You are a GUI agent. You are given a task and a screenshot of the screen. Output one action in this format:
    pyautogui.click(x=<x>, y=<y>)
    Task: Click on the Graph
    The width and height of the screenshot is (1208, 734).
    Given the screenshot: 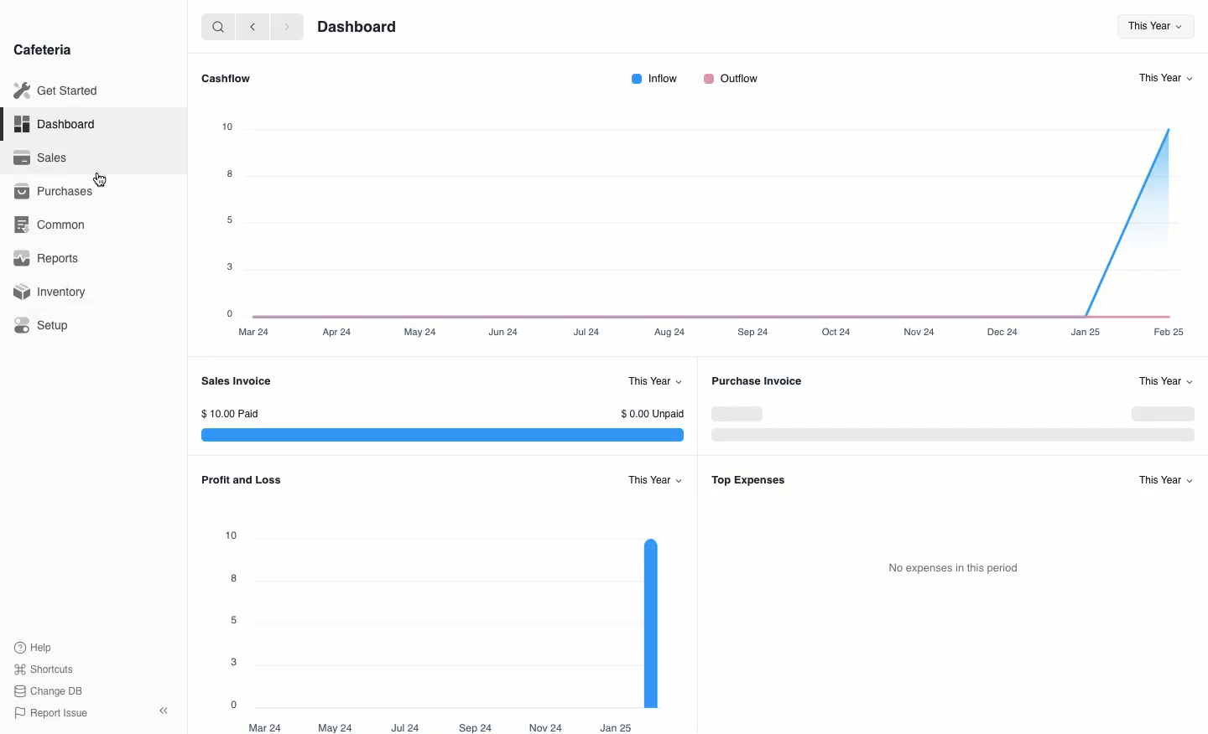 What is the action you would take?
    pyautogui.click(x=718, y=214)
    